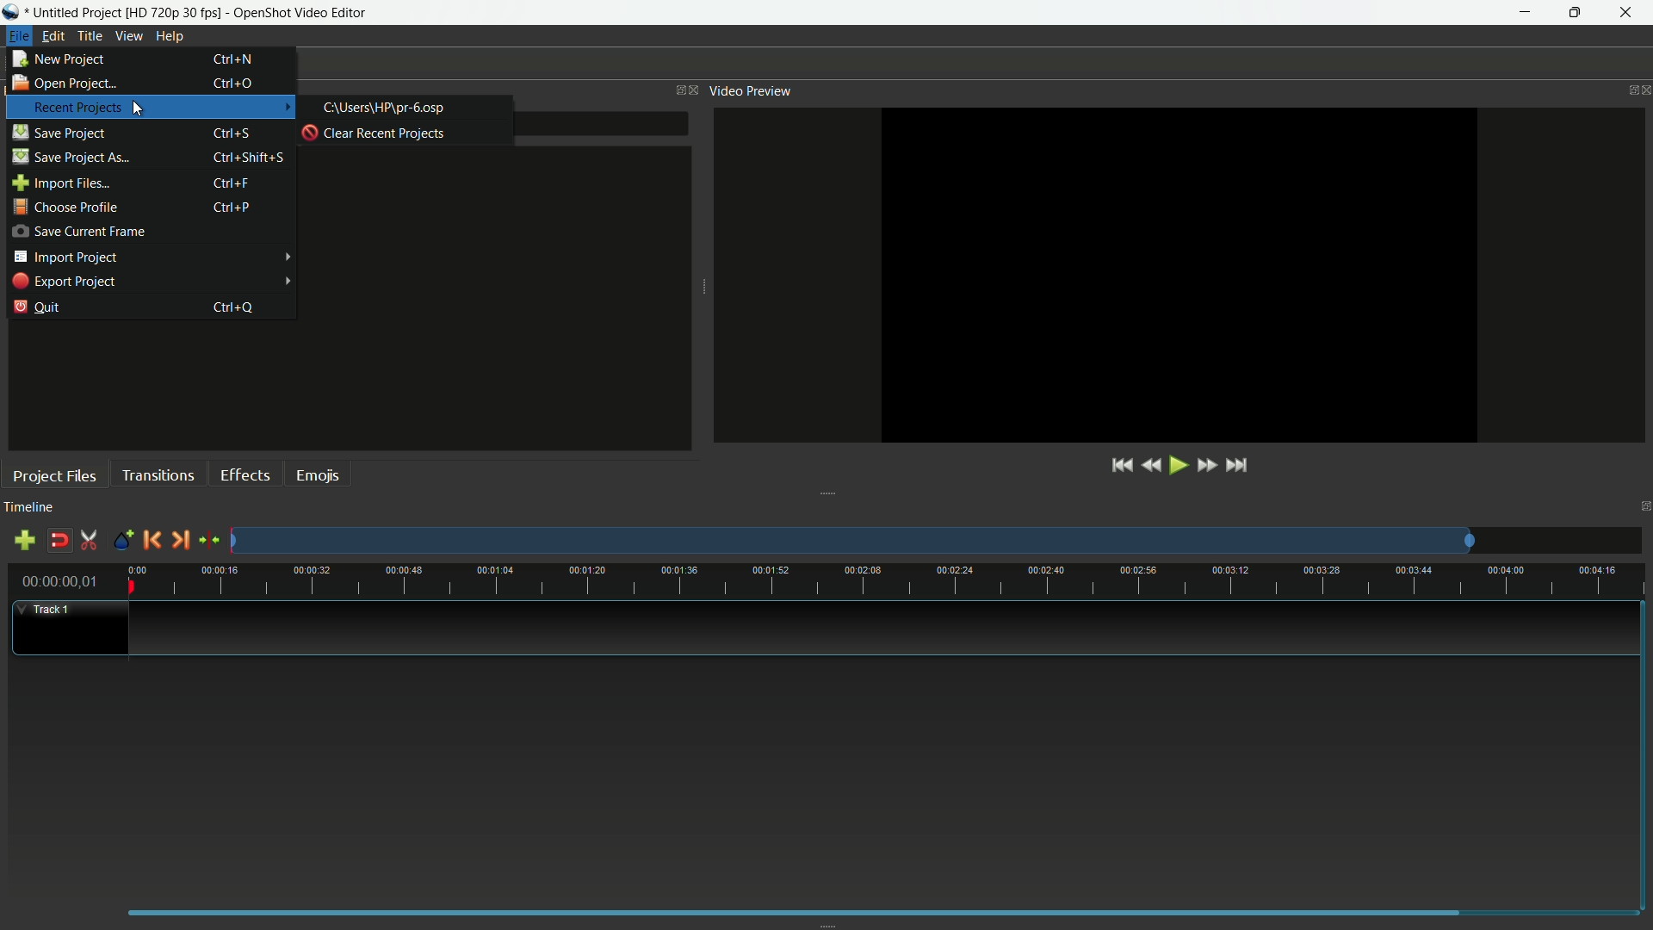 This screenshot has height=930, width=1653. I want to click on app name, so click(301, 13).